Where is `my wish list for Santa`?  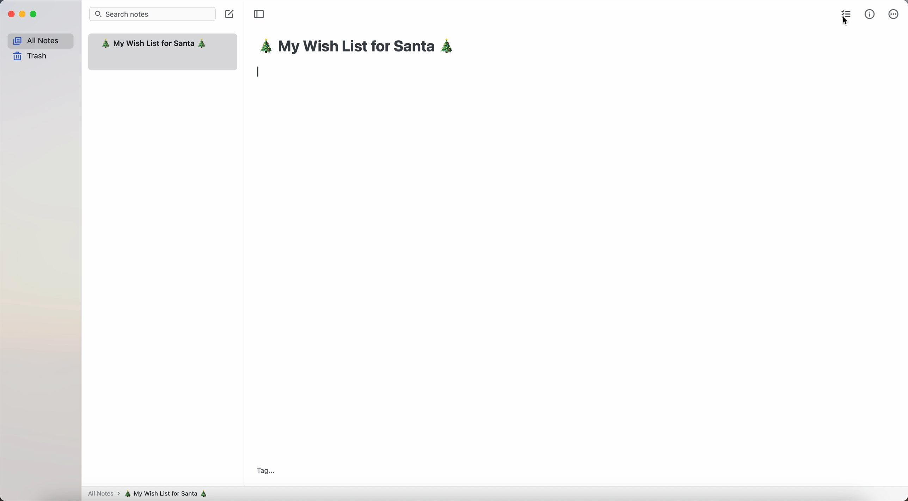
my wish list for Santa is located at coordinates (361, 47).